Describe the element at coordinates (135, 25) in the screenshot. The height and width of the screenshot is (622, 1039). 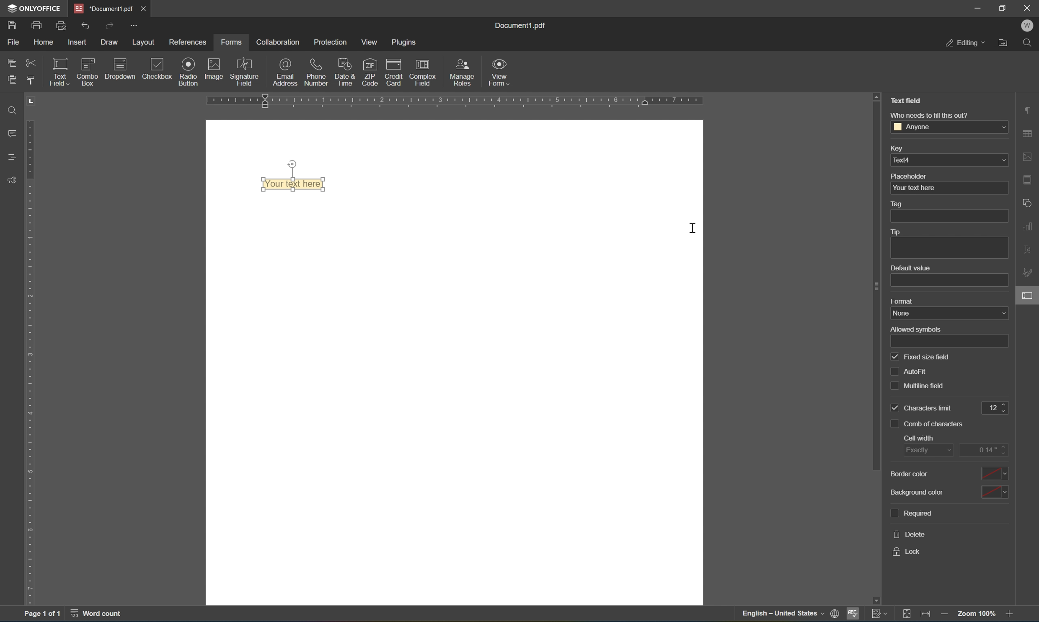
I see `more` at that location.